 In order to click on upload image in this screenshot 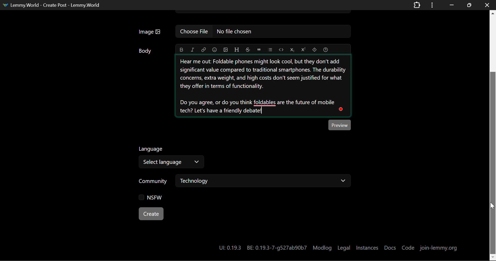, I will do `click(226, 50)`.